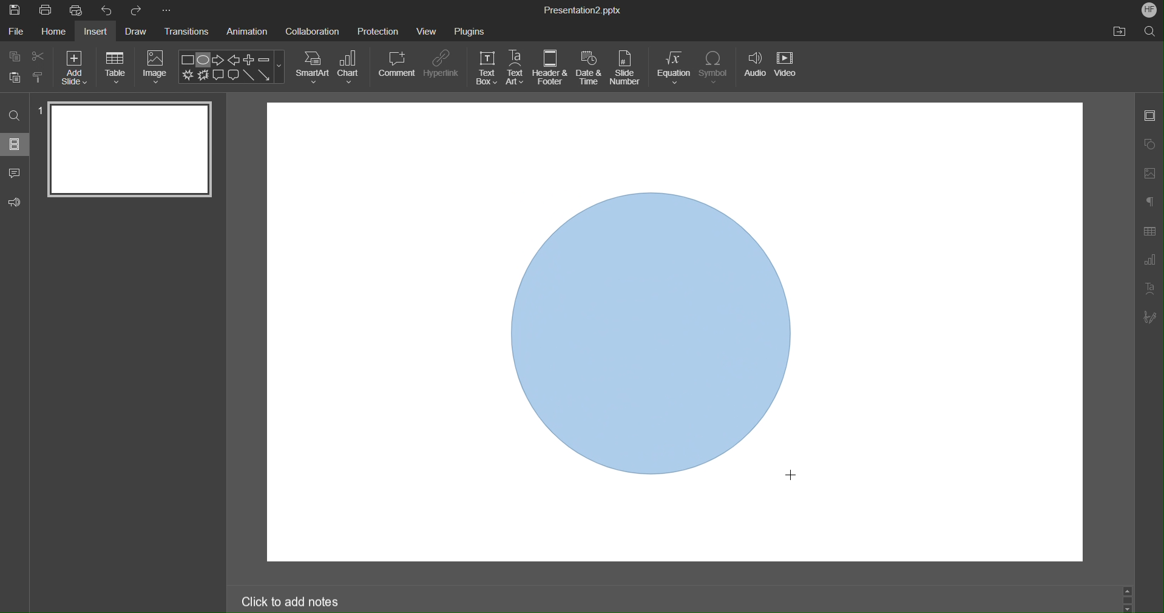 The image size is (1164, 613). What do you see at coordinates (1149, 231) in the screenshot?
I see `Table Settings` at bounding box center [1149, 231].